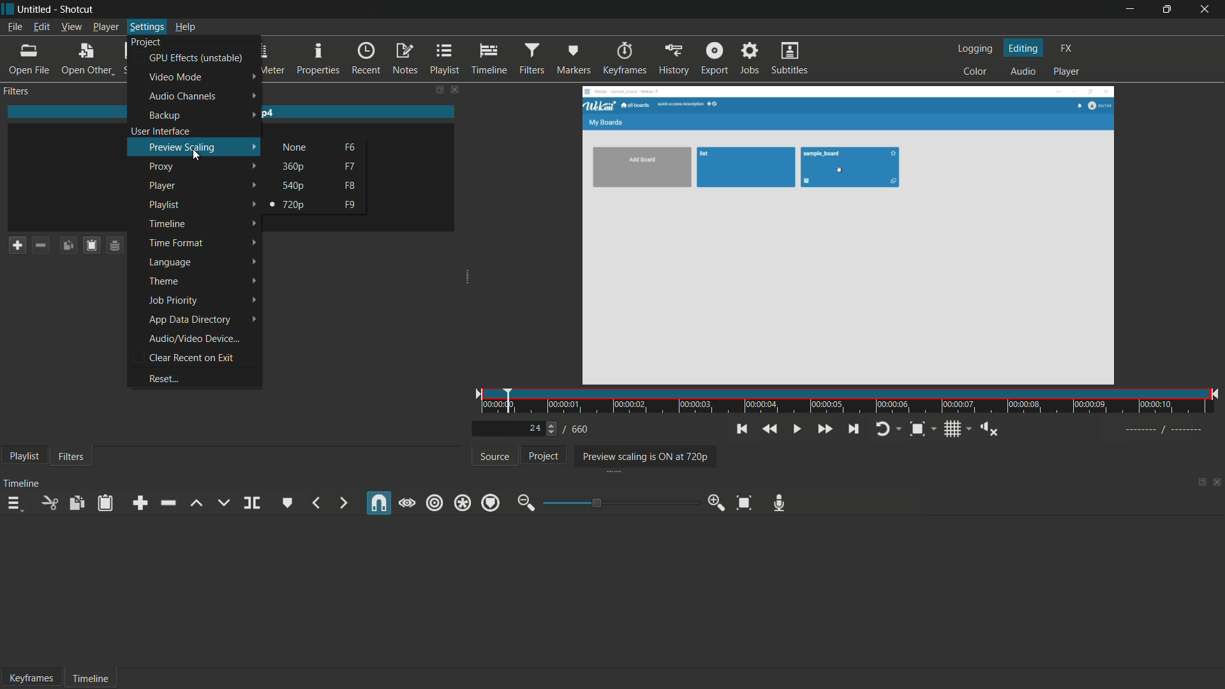 The image size is (1225, 689). Describe the element at coordinates (198, 157) in the screenshot. I see `cursor` at that location.